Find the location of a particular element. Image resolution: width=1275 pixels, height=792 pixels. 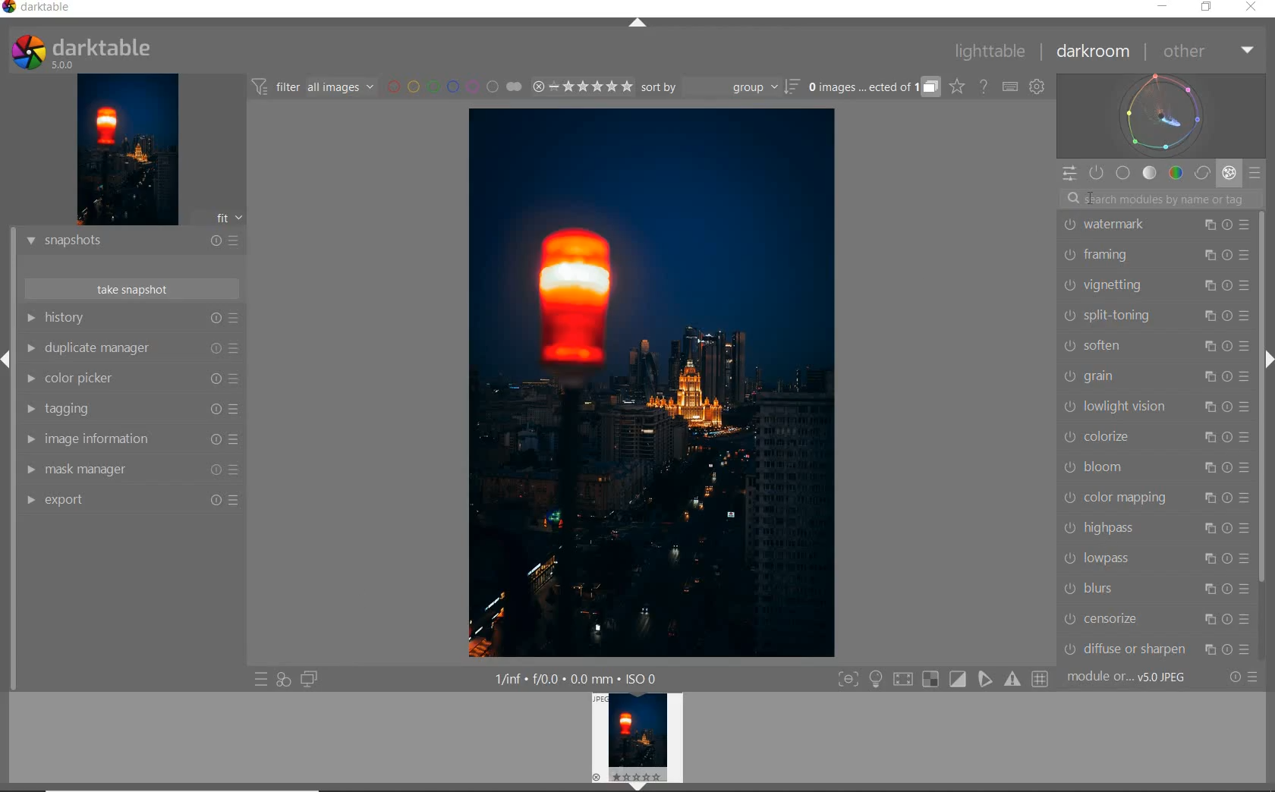

Multiple instance is located at coordinates (1207, 225).